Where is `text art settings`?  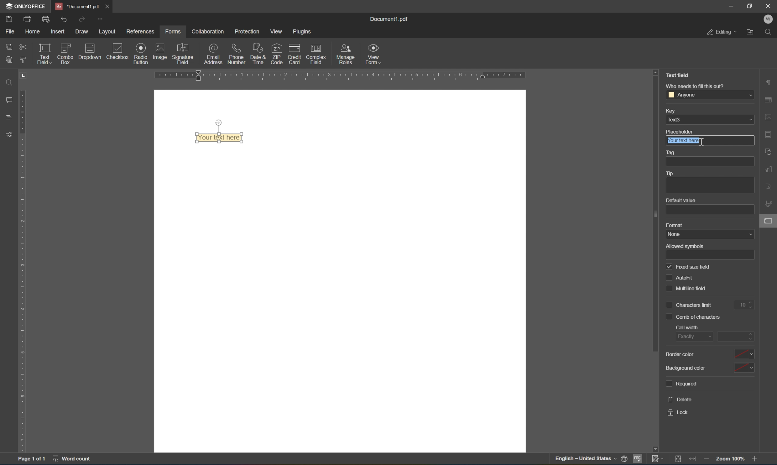
text art settings is located at coordinates (771, 188).